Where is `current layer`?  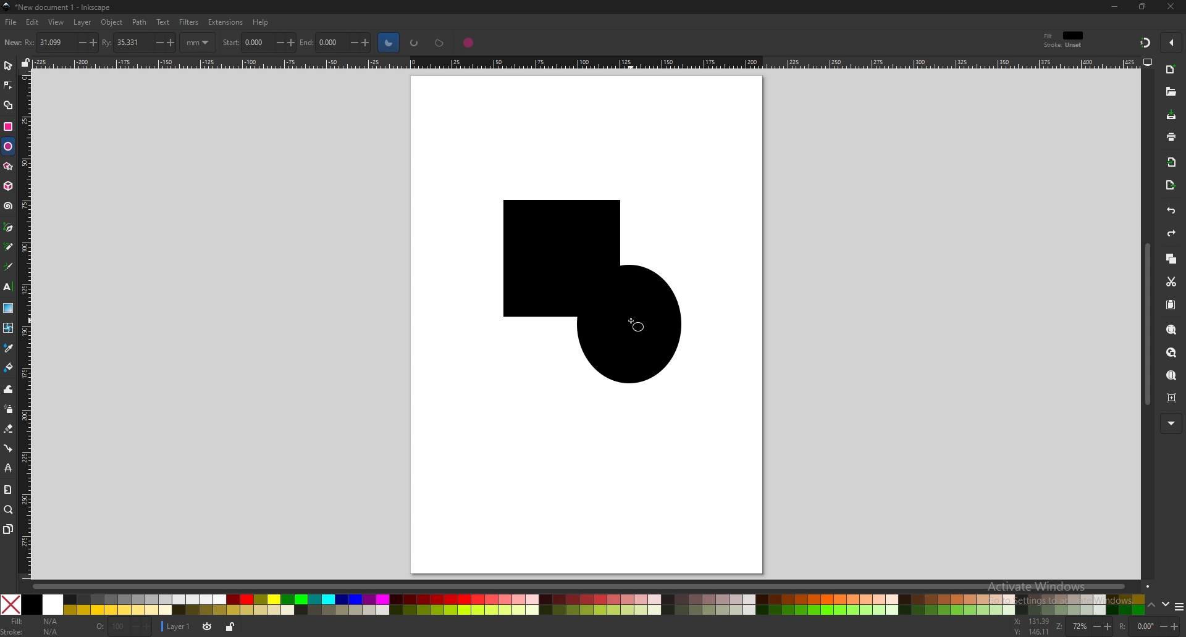
current layer is located at coordinates (177, 627).